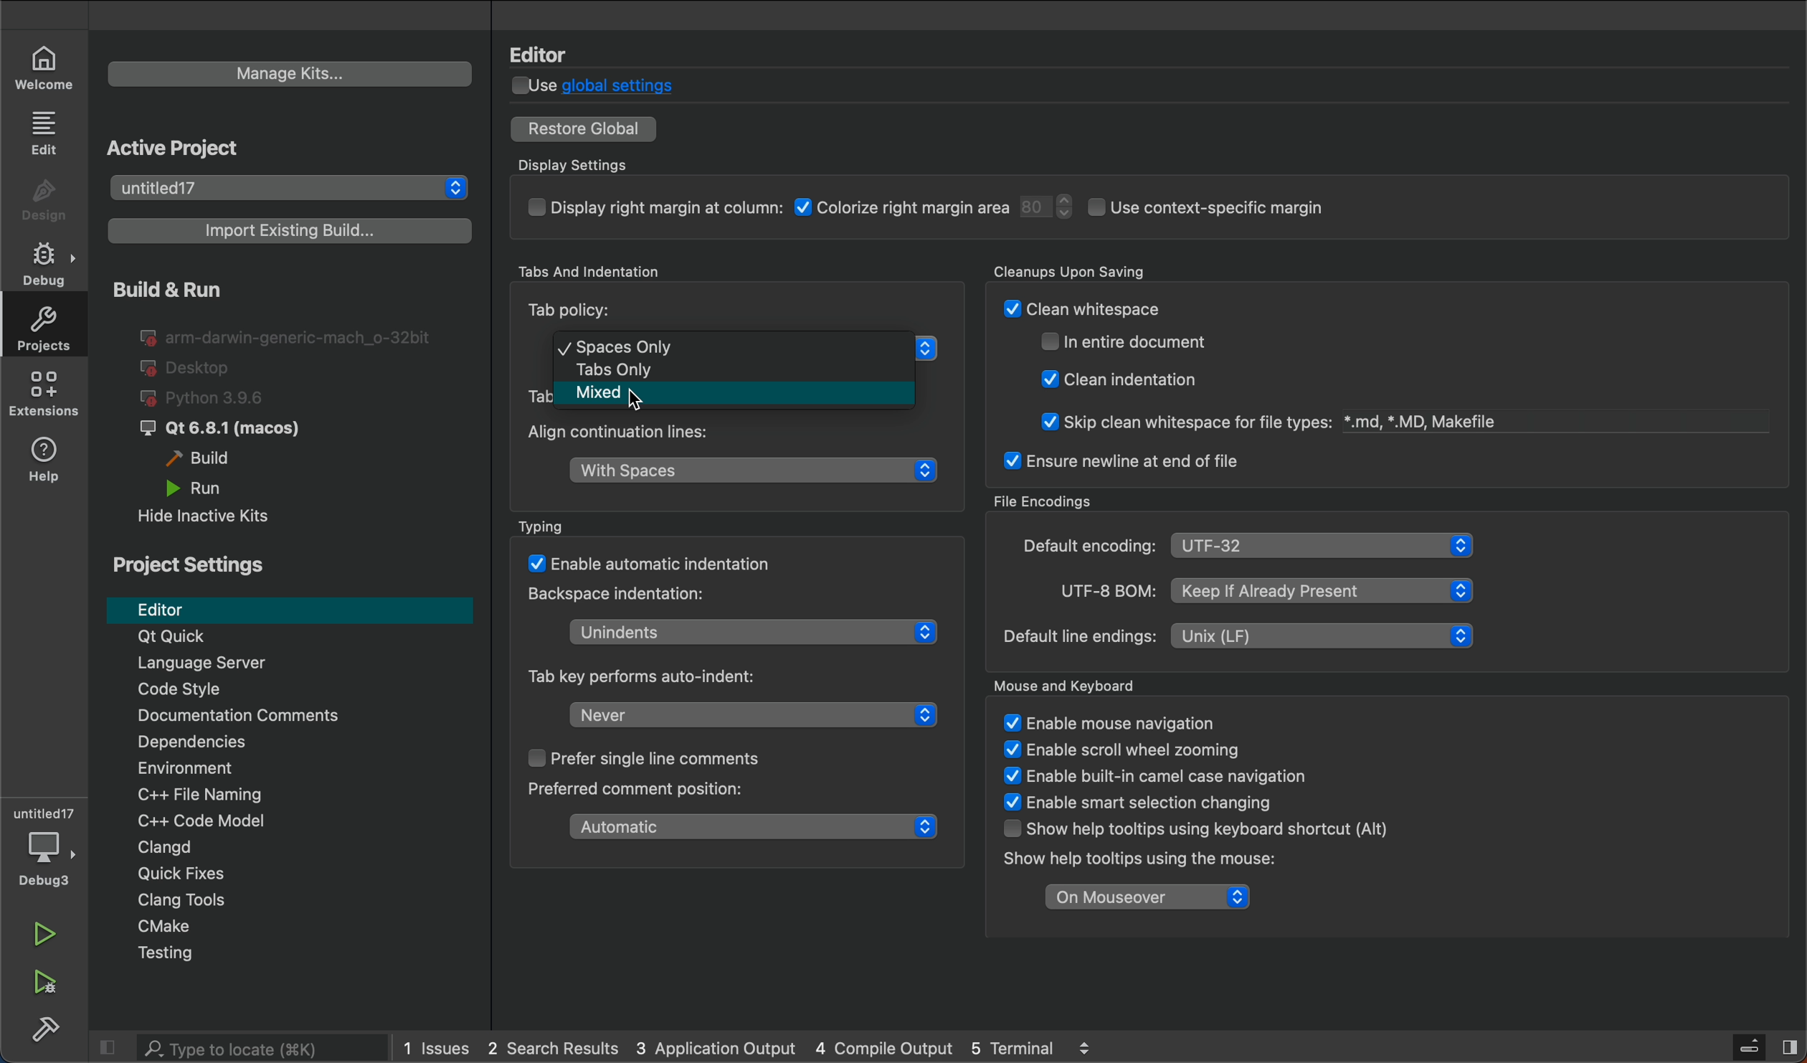  What do you see at coordinates (1109, 722) in the screenshot?
I see `¥ Enable mouse navigation` at bounding box center [1109, 722].